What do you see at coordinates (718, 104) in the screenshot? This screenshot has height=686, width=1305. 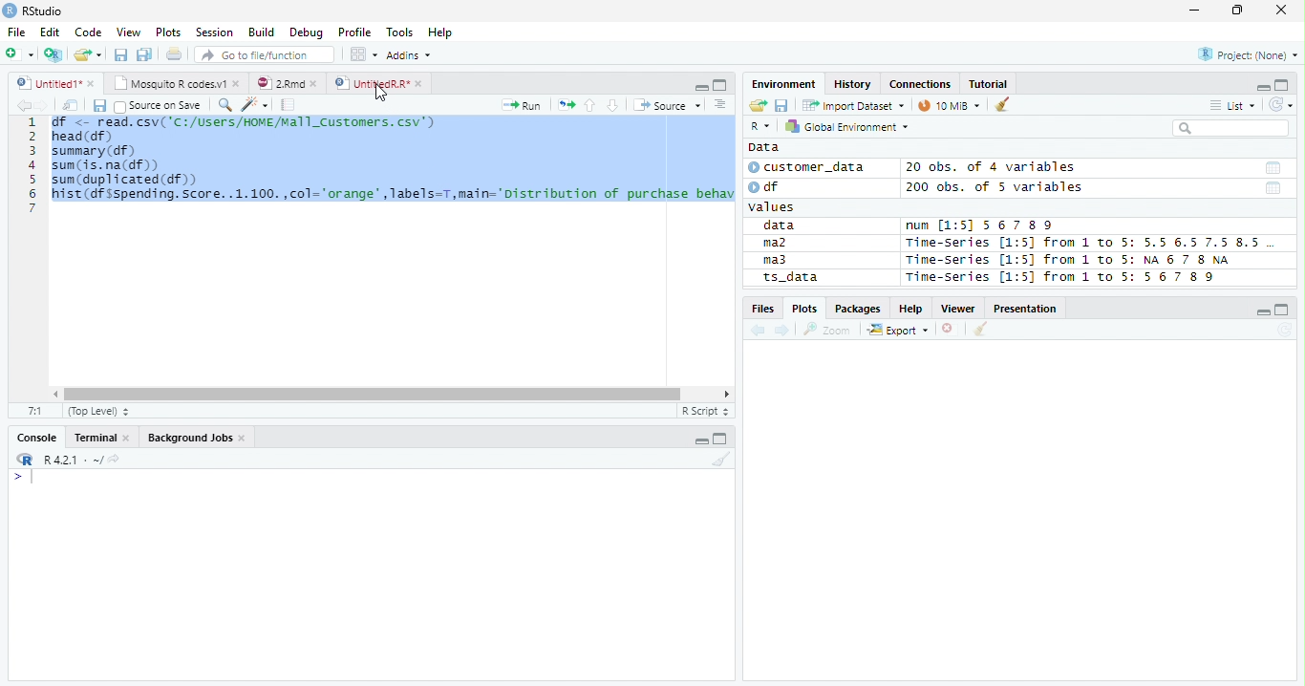 I see `Show document outline` at bounding box center [718, 104].